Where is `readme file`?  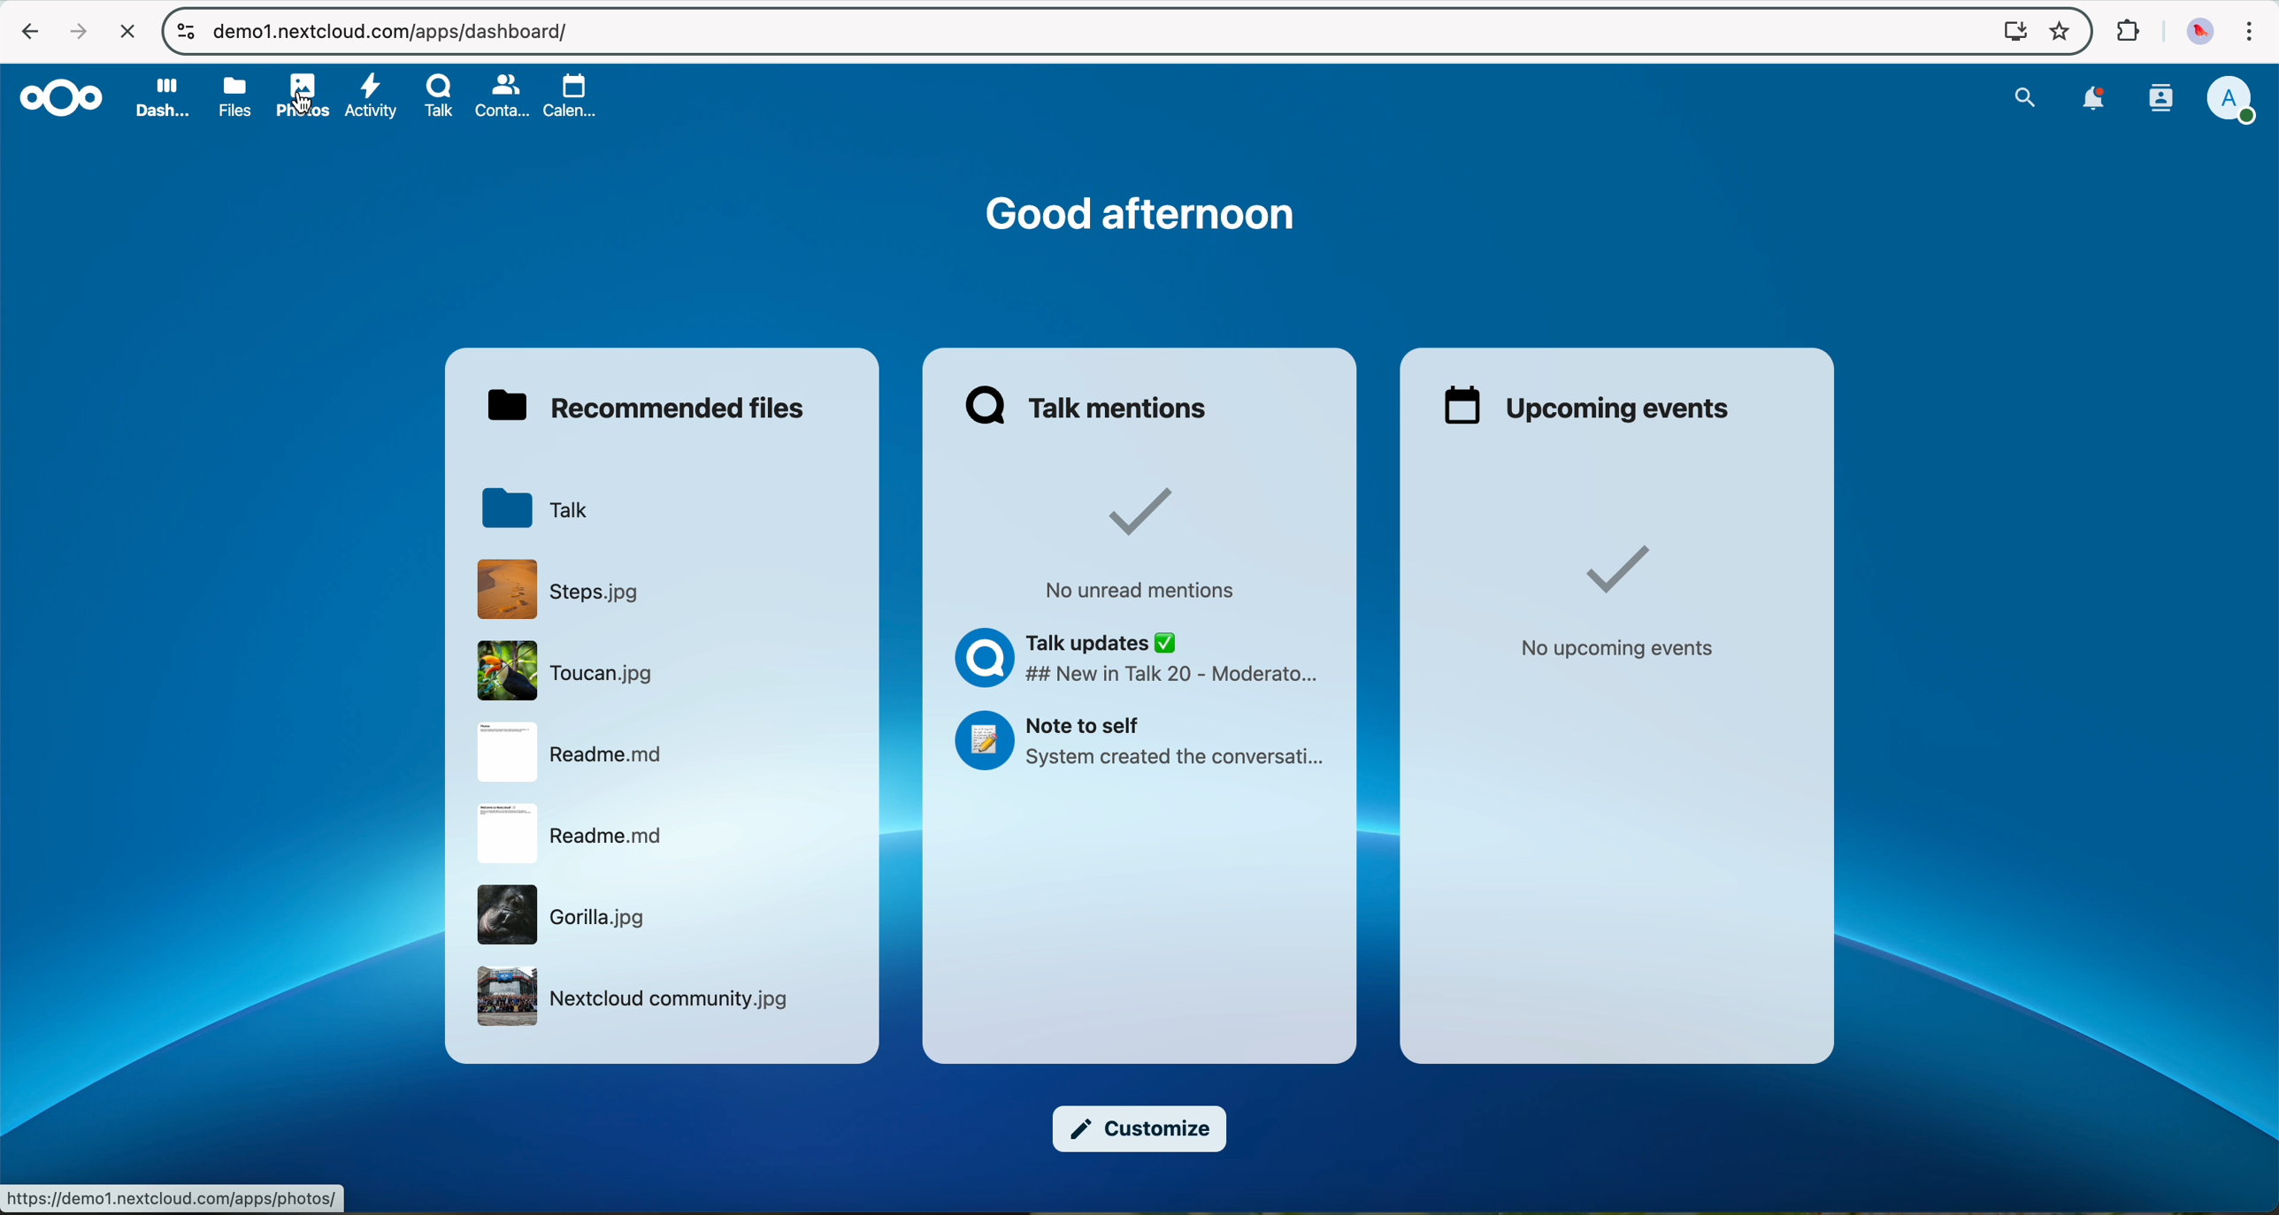
readme file is located at coordinates (571, 751).